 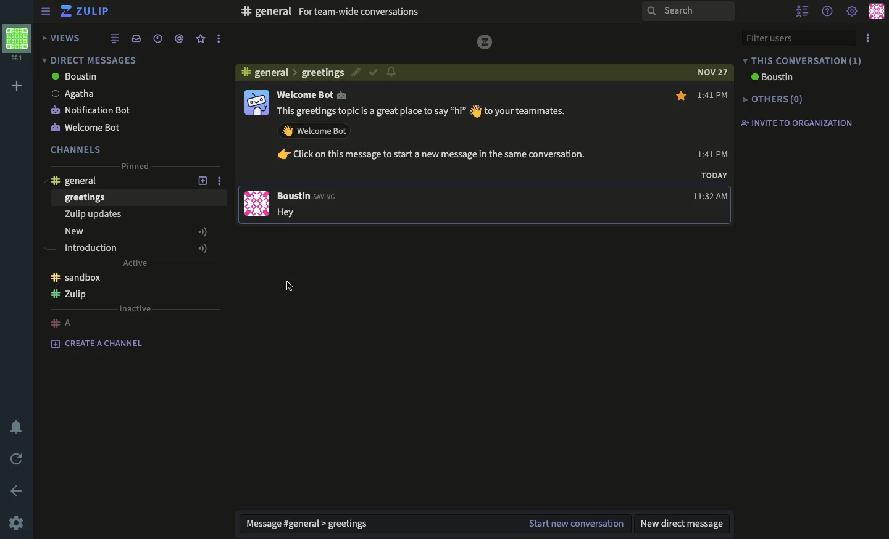 What do you see at coordinates (223, 180) in the screenshot?
I see `options` at bounding box center [223, 180].